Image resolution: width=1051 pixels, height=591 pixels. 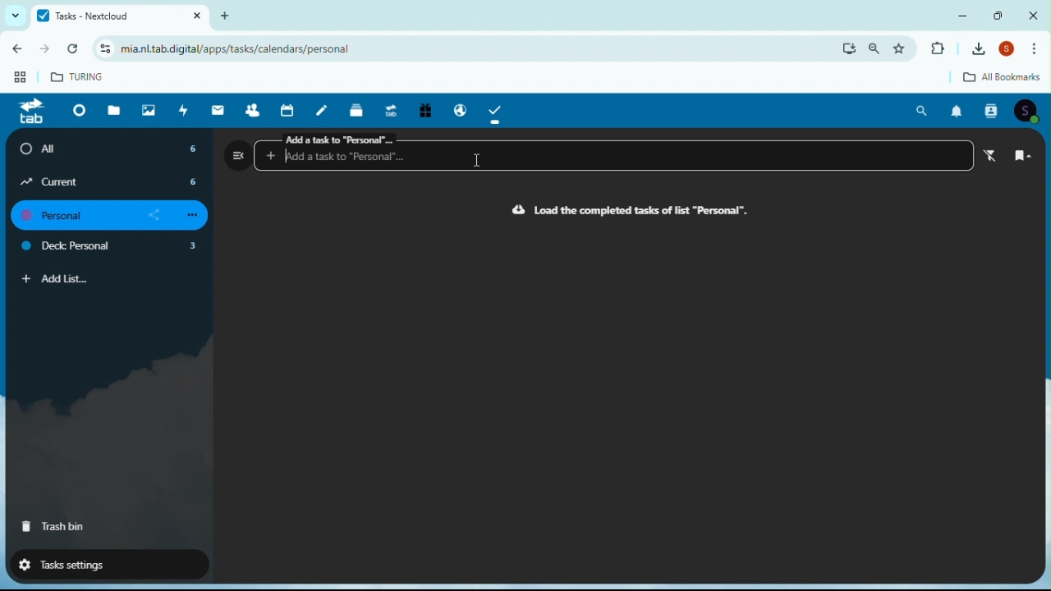 What do you see at coordinates (966, 15) in the screenshot?
I see `Minimise` at bounding box center [966, 15].